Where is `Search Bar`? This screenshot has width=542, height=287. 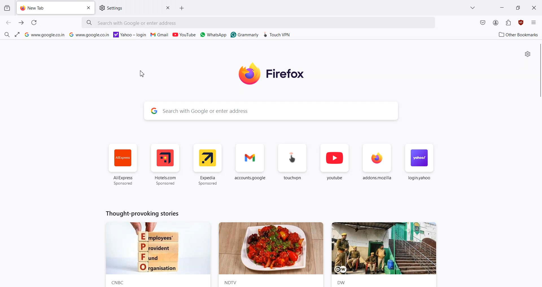
Search Bar is located at coordinates (272, 111).